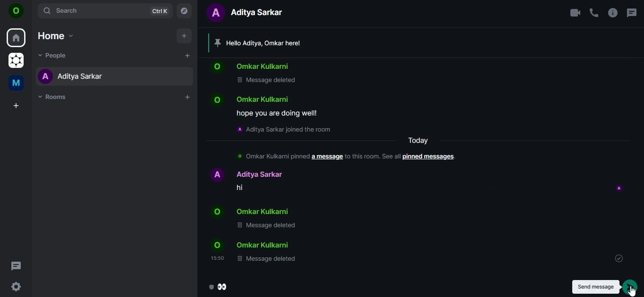 The width and height of the screenshot is (644, 297). What do you see at coordinates (619, 188) in the screenshot?
I see `profile` at bounding box center [619, 188].